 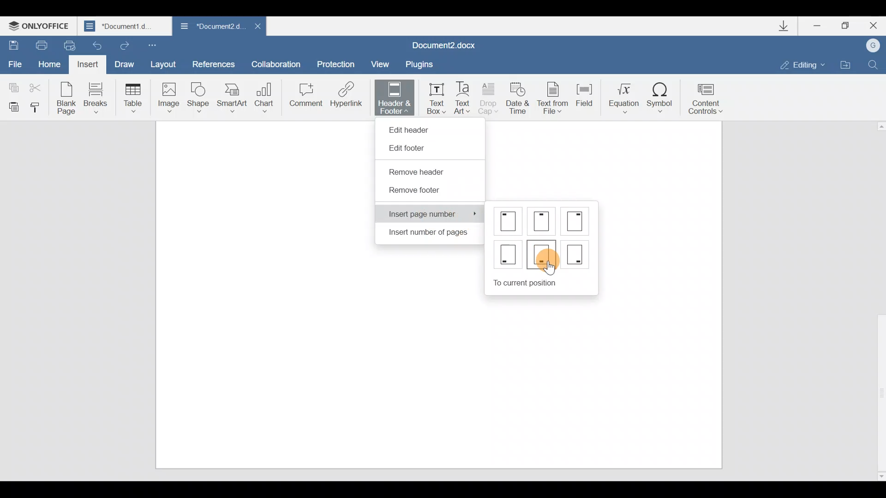 I want to click on Open file location, so click(x=847, y=64).